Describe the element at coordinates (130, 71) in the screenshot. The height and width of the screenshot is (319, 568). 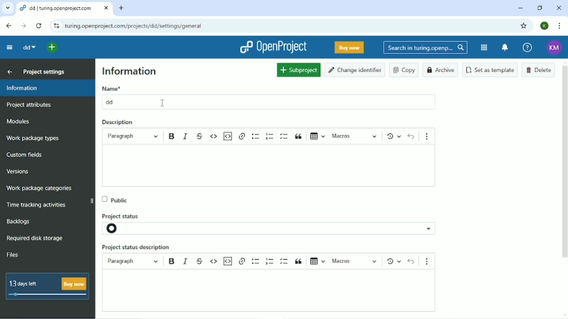
I see `Information` at that location.